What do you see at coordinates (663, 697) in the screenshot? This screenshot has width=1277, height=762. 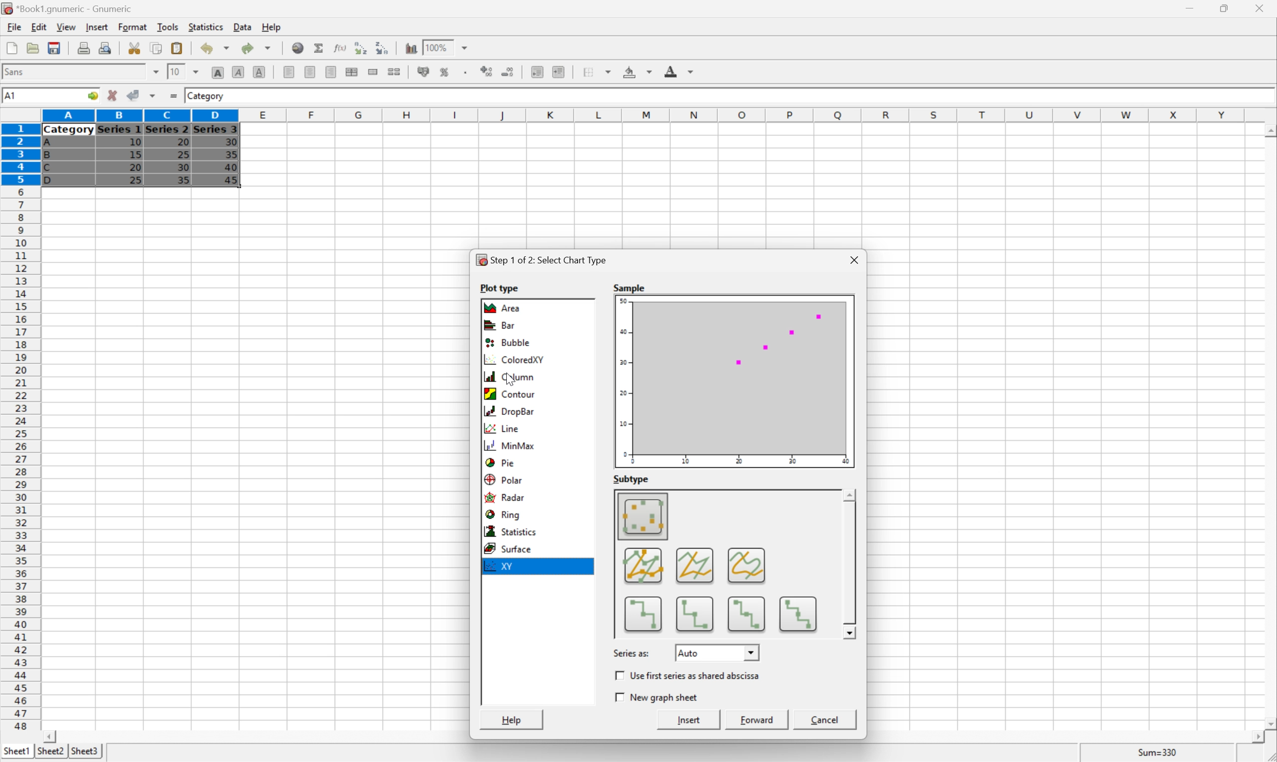 I see `New Graph Sheet` at bounding box center [663, 697].